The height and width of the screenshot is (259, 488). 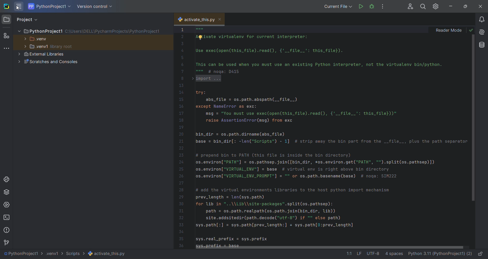 What do you see at coordinates (7, 21) in the screenshot?
I see `project window` at bounding box center [7, 21].